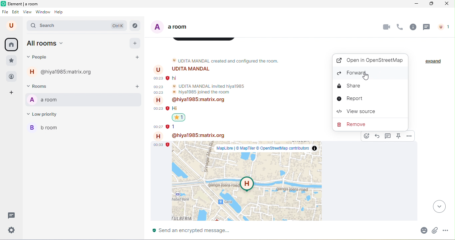 The width and height of the screenshot is (455, 240). I want to click on open in OpenStreetMap, so click(369, 61).